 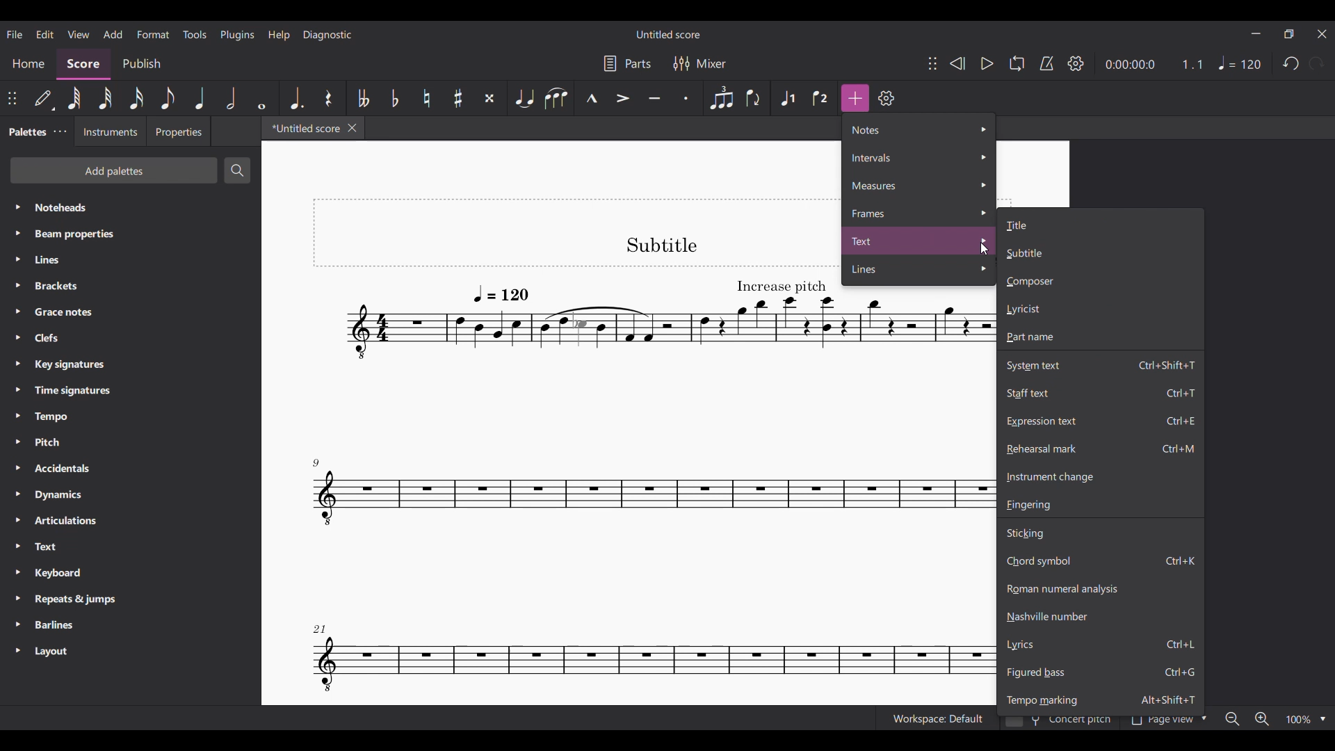 What do you see at coordinates (1100, 644) in the screenshot?
I see `Lyrics` at bounding box center [1100, 644].